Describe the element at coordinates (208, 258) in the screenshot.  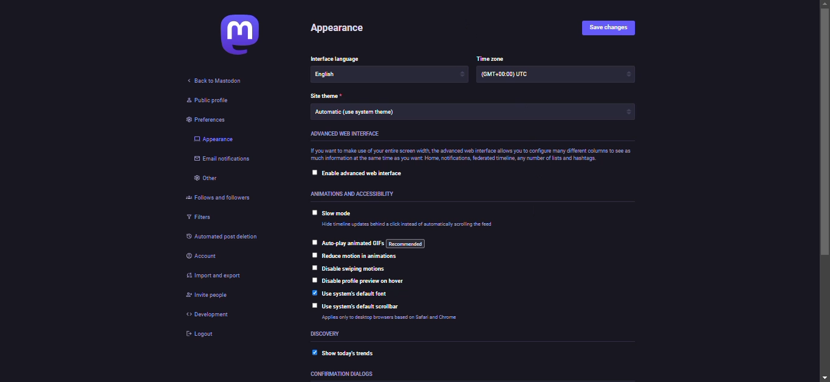
I see `account` at that location.